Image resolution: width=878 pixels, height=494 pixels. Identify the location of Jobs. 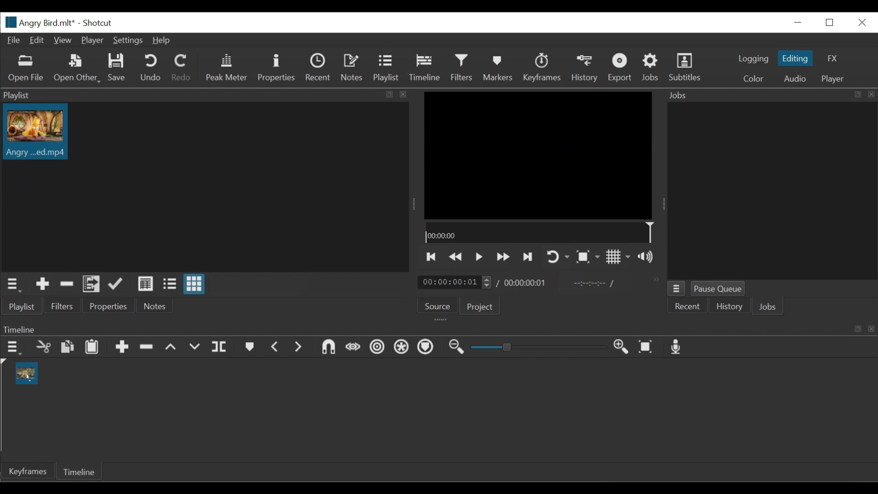
(769, 306).